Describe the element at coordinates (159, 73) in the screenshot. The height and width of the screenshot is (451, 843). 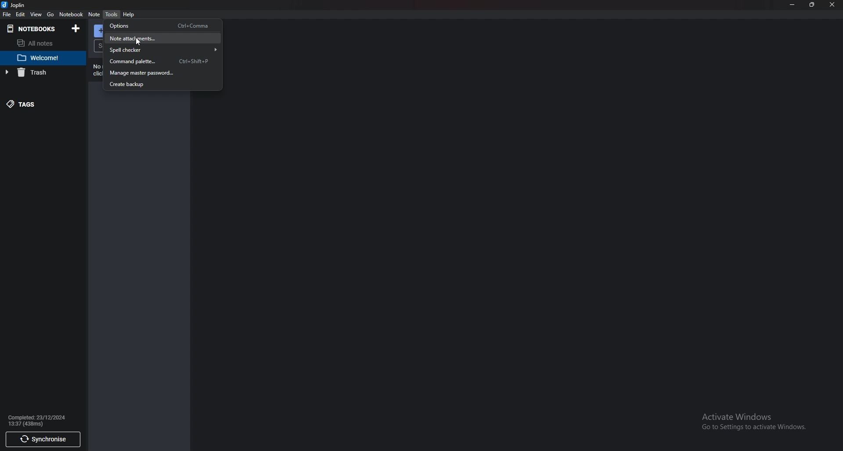
I see `manage master password` at that location.